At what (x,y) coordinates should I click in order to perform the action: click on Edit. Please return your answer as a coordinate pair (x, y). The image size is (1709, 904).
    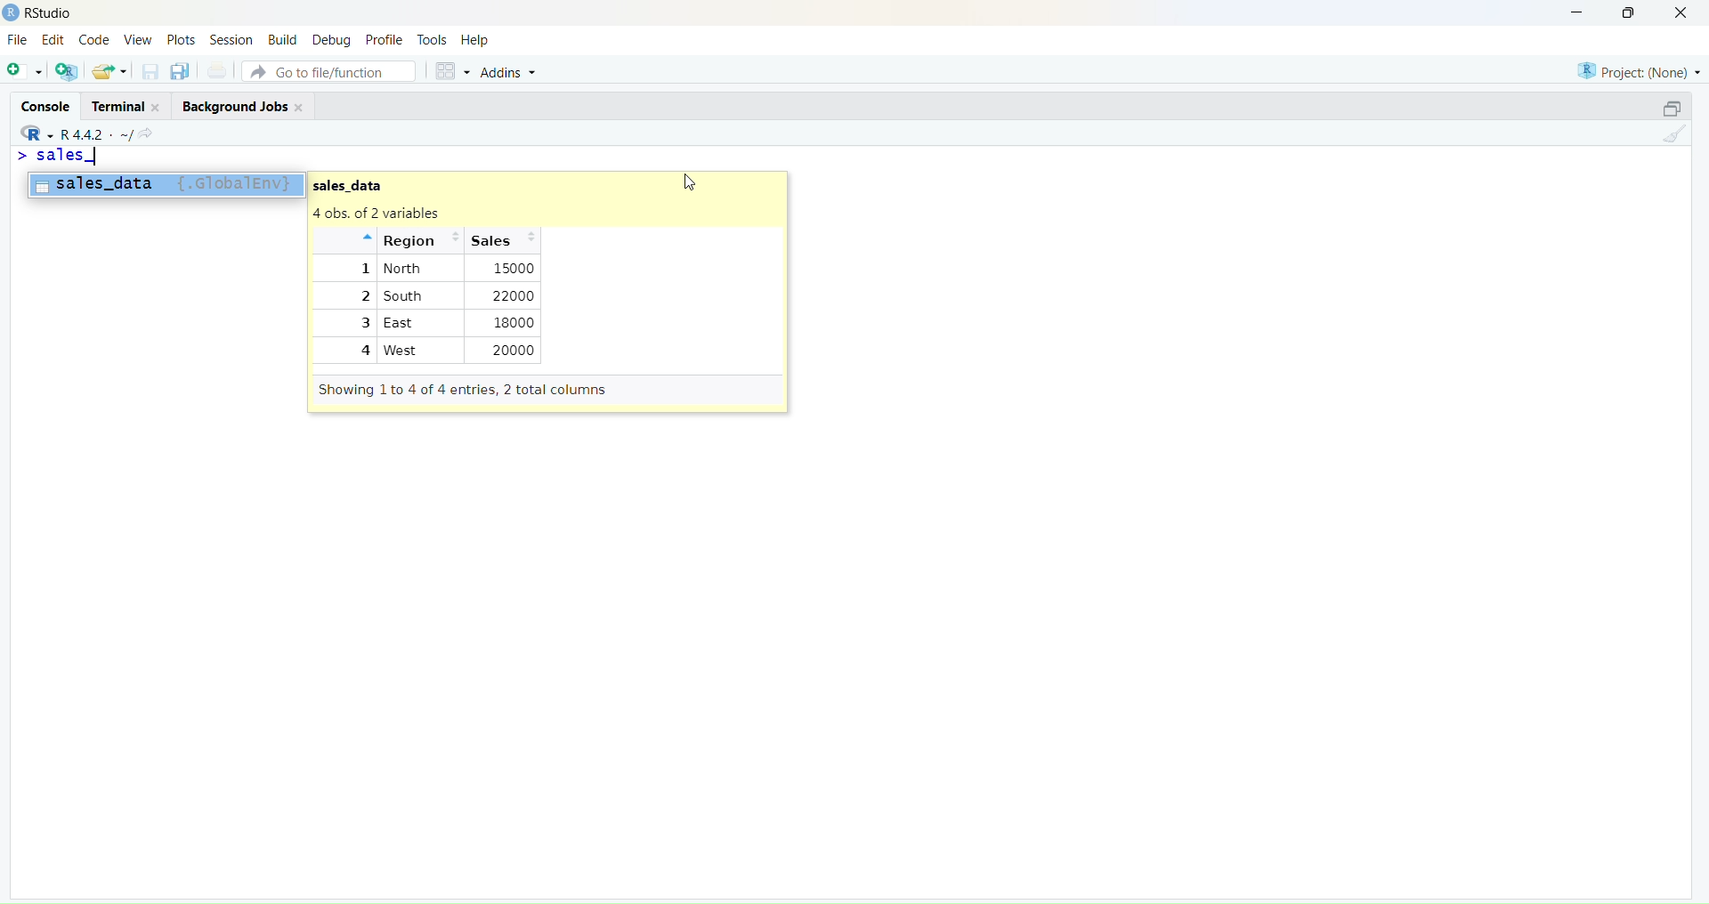
    Looking at the image, I should click on (52, 42).